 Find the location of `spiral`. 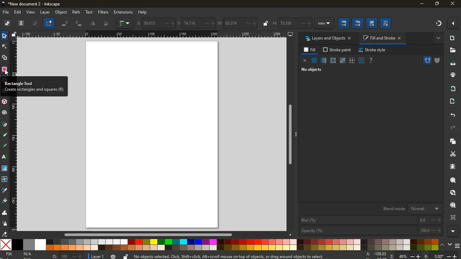

spiral is located at coordinates (5, 113).